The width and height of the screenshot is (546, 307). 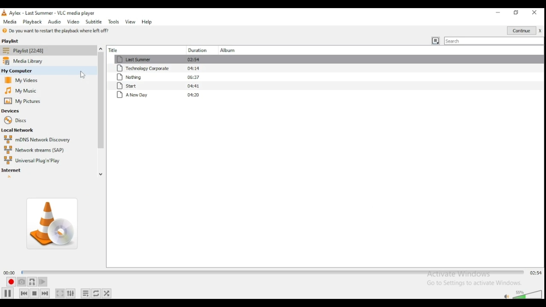 What do you see at coordinates (96, 293) in the screenshot?
I see `select between loop all, loop one, and no loop` at bounding box center [96, 293].